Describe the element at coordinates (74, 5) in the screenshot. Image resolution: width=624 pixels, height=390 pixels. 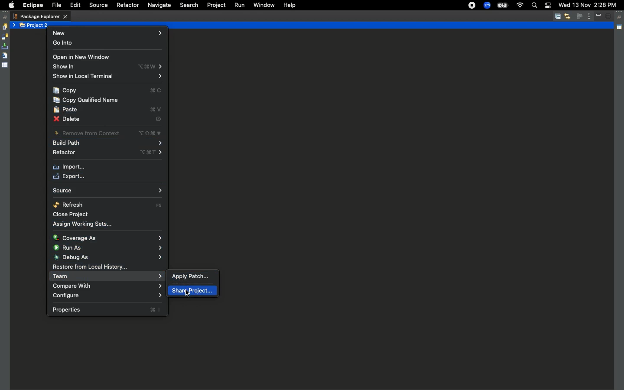
I see `Edit` at that location.